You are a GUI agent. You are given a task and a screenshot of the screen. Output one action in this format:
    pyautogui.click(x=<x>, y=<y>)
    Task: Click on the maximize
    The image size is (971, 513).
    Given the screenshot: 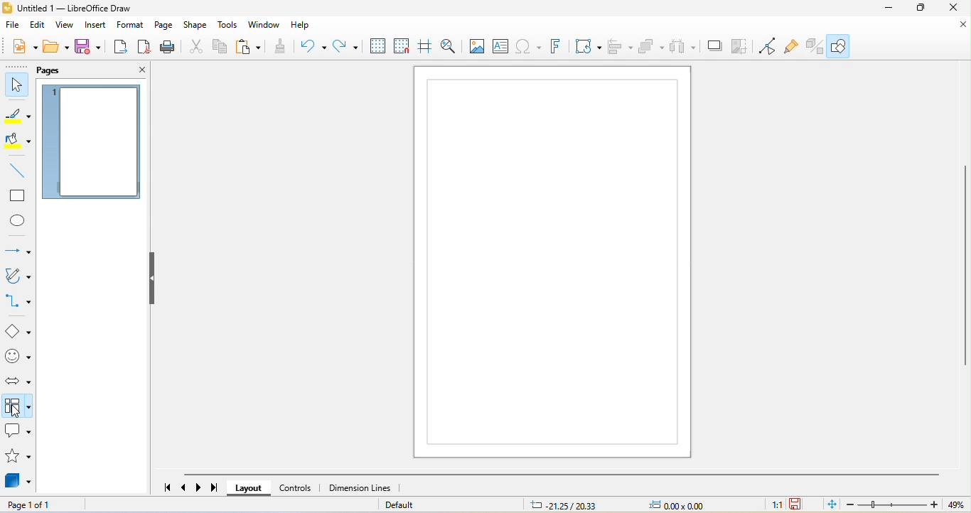 What is the action you would take?
    pyautogui.click(x=923, y=10)
    